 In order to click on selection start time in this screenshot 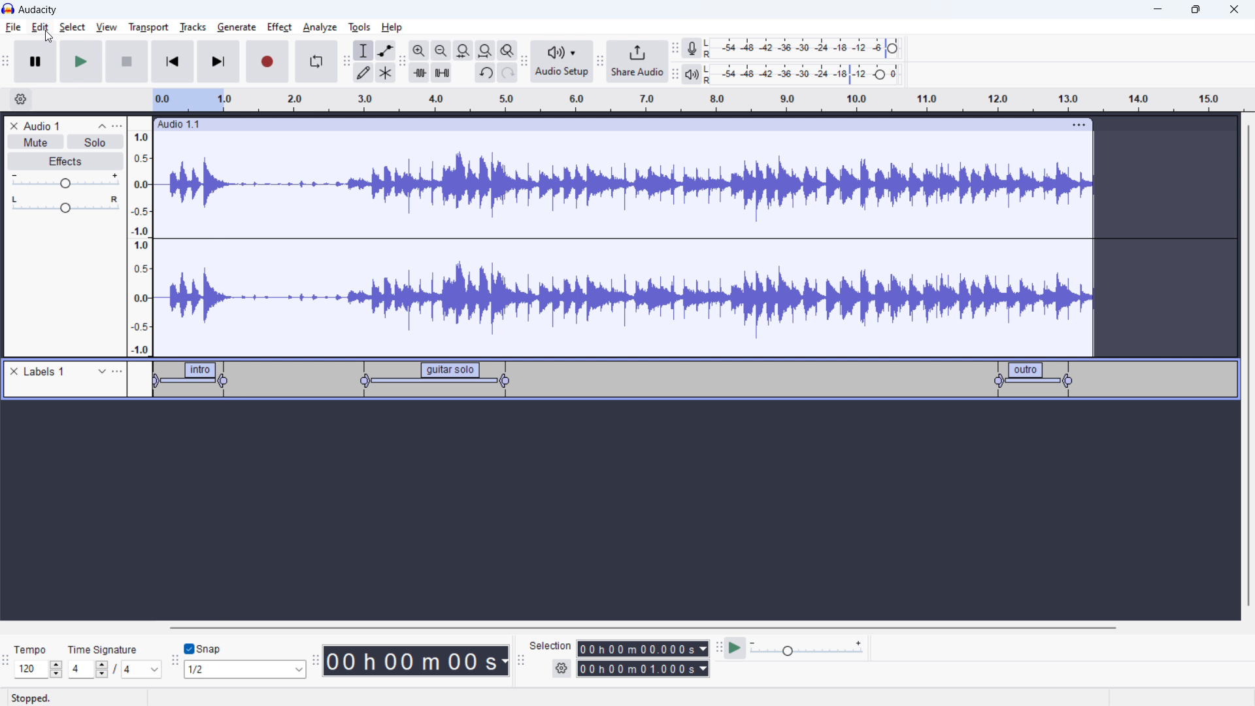, I will do `click(643, 648)`.